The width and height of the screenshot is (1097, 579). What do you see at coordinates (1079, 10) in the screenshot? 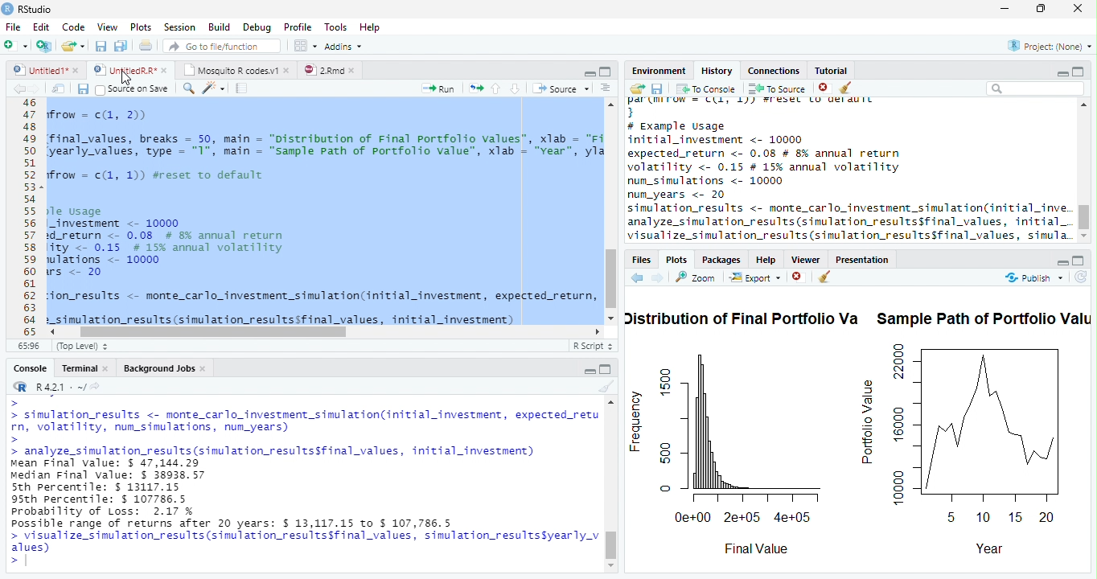
I see `Close` at bounding box center [1079, 10].